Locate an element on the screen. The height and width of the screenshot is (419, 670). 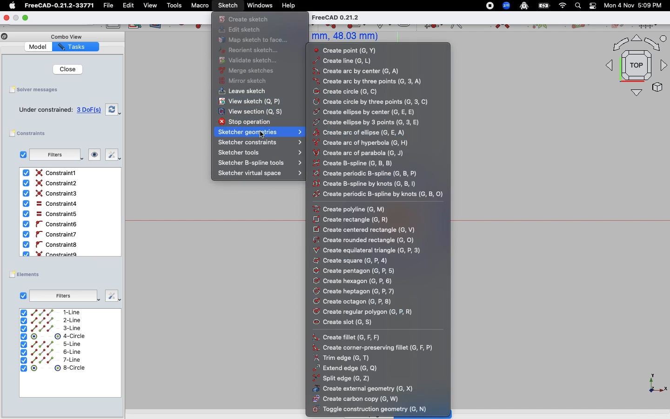
Mon 4 Nov 5:09 PM is located at coordinates (634, 6).